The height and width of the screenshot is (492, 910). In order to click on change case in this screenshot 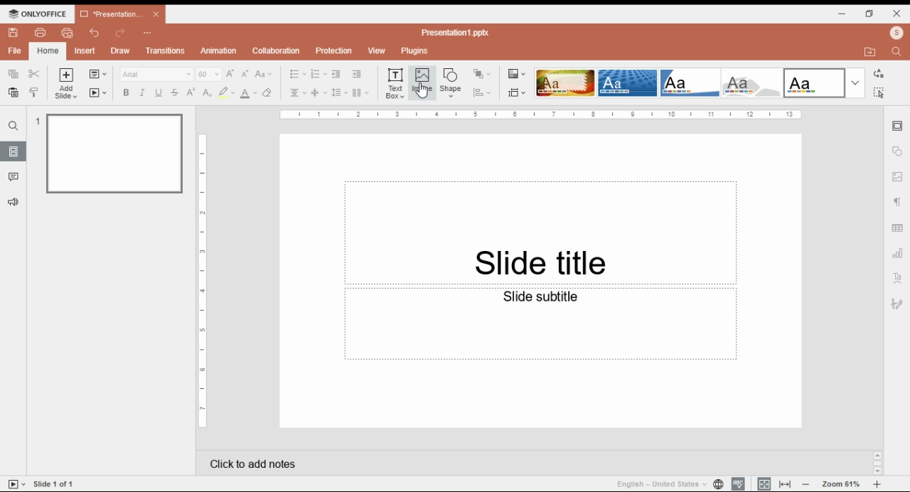, I will do `click(264, 74)`.